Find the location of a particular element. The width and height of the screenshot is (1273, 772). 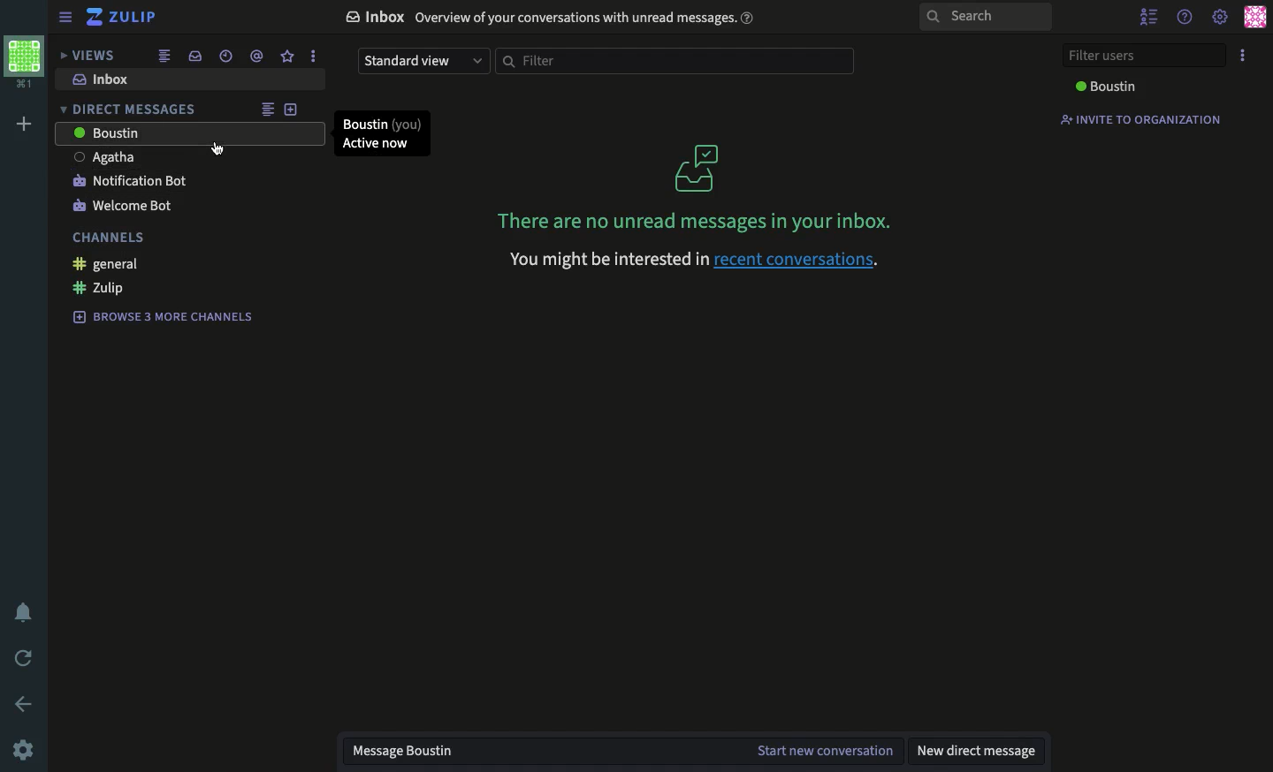

Boustin(You) is located at coordinates (383, 124).